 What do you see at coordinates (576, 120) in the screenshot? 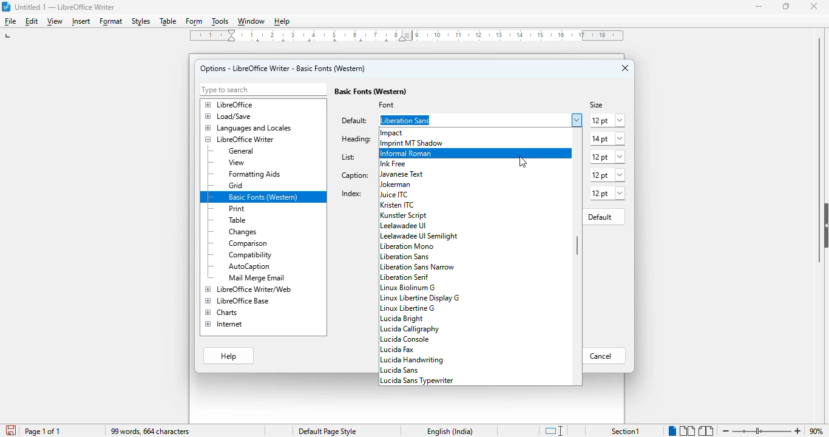
I see `browse/more options` at bounding box center [576, 120].